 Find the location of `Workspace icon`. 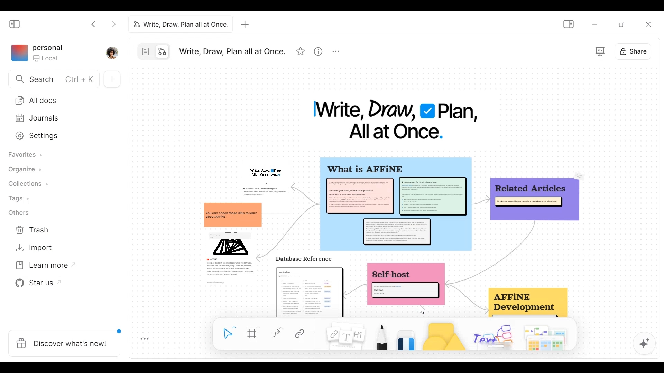

Workspace icon is located at coordinates (37, 52).